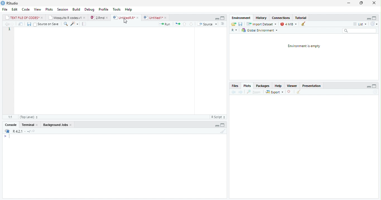 Image resolution: width=381 pixels, height=200 pixels. I want to click on Plots, so click(248, 86).